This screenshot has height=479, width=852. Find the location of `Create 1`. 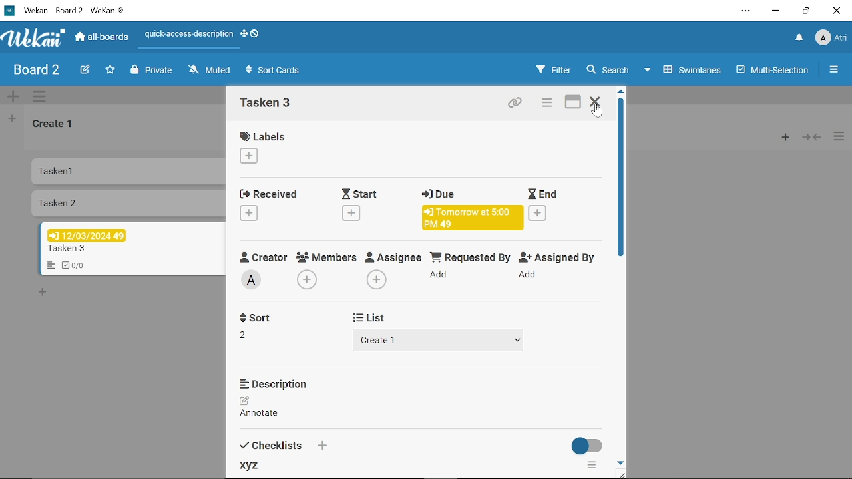

Create 1 is located at coordinates (439, 341).